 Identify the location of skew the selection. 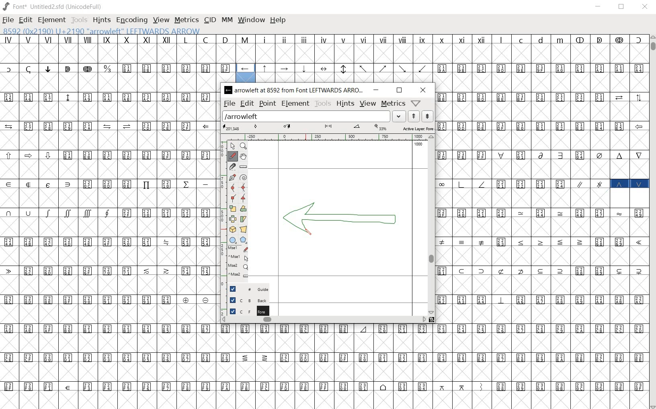
(244, 219).